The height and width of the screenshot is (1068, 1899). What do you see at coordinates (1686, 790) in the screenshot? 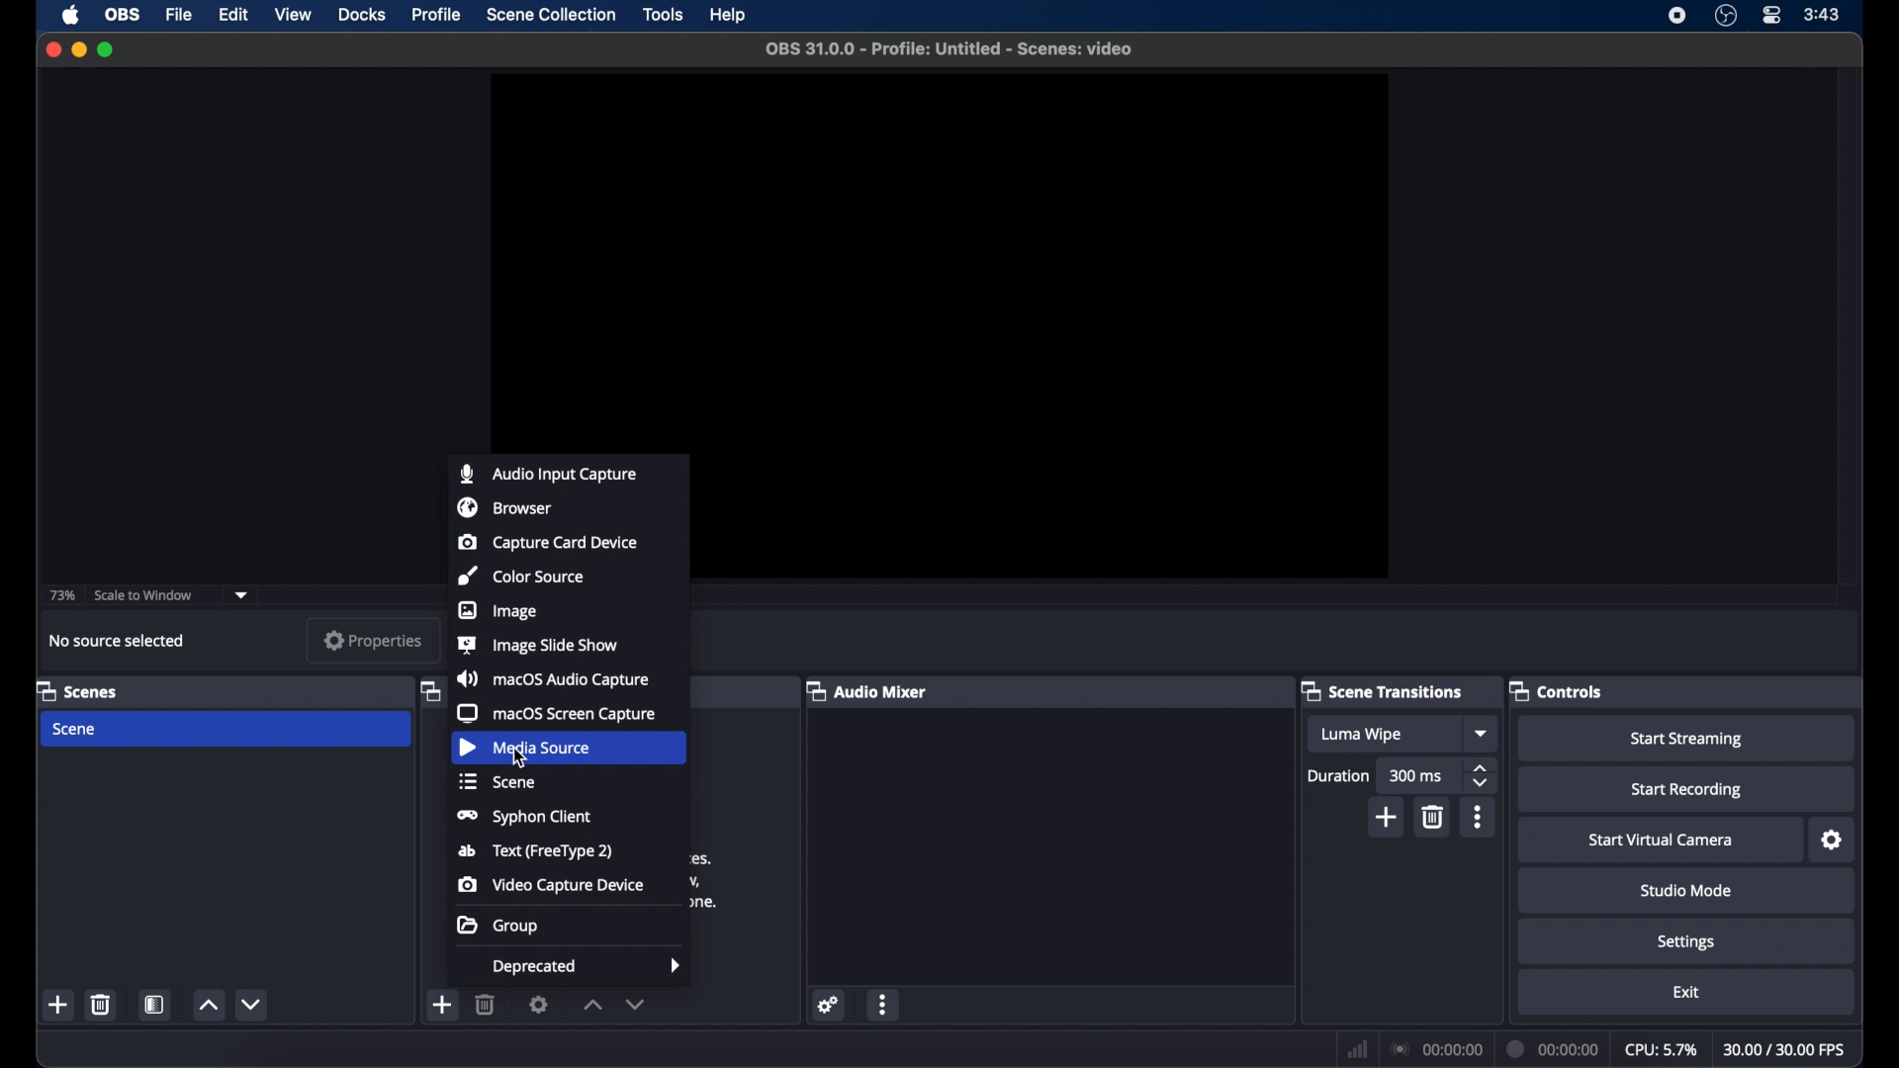
I see `start recording` at bounding box center [1686, 790].